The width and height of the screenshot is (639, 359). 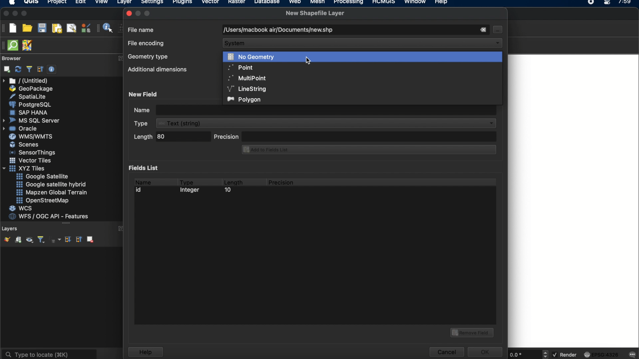 I want to click on control center macOS, so click(x=607, y=3).